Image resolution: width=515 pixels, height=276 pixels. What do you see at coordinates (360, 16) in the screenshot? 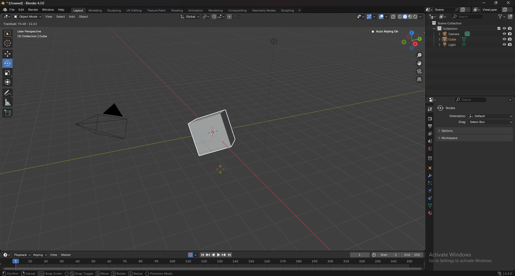
I see `select-ability and visibility` at bounding box center [360, 16].